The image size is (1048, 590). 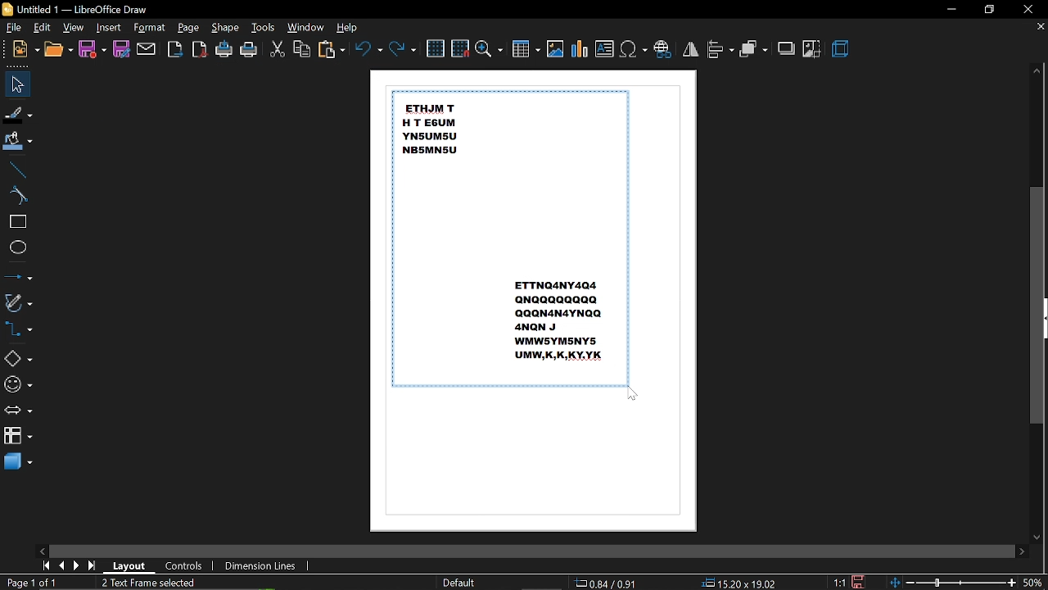 What do you see at coordinates (17, 84) in the screenshot?
I see `select` at bounding box center [17, 84].